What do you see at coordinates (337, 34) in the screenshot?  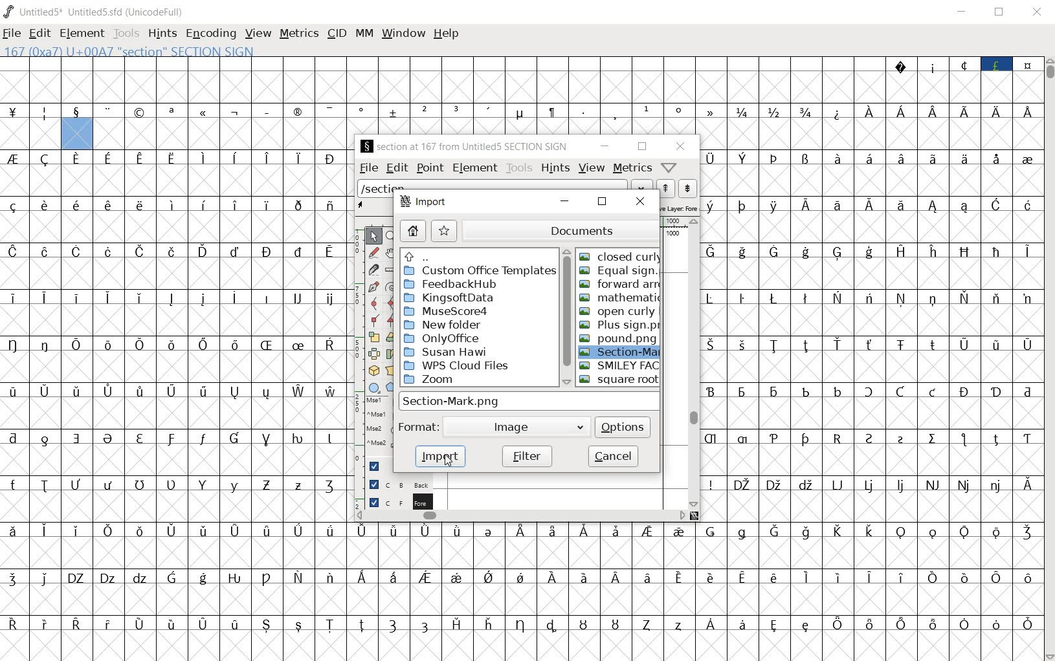 I see `CID` at bounding box center [337, 34].